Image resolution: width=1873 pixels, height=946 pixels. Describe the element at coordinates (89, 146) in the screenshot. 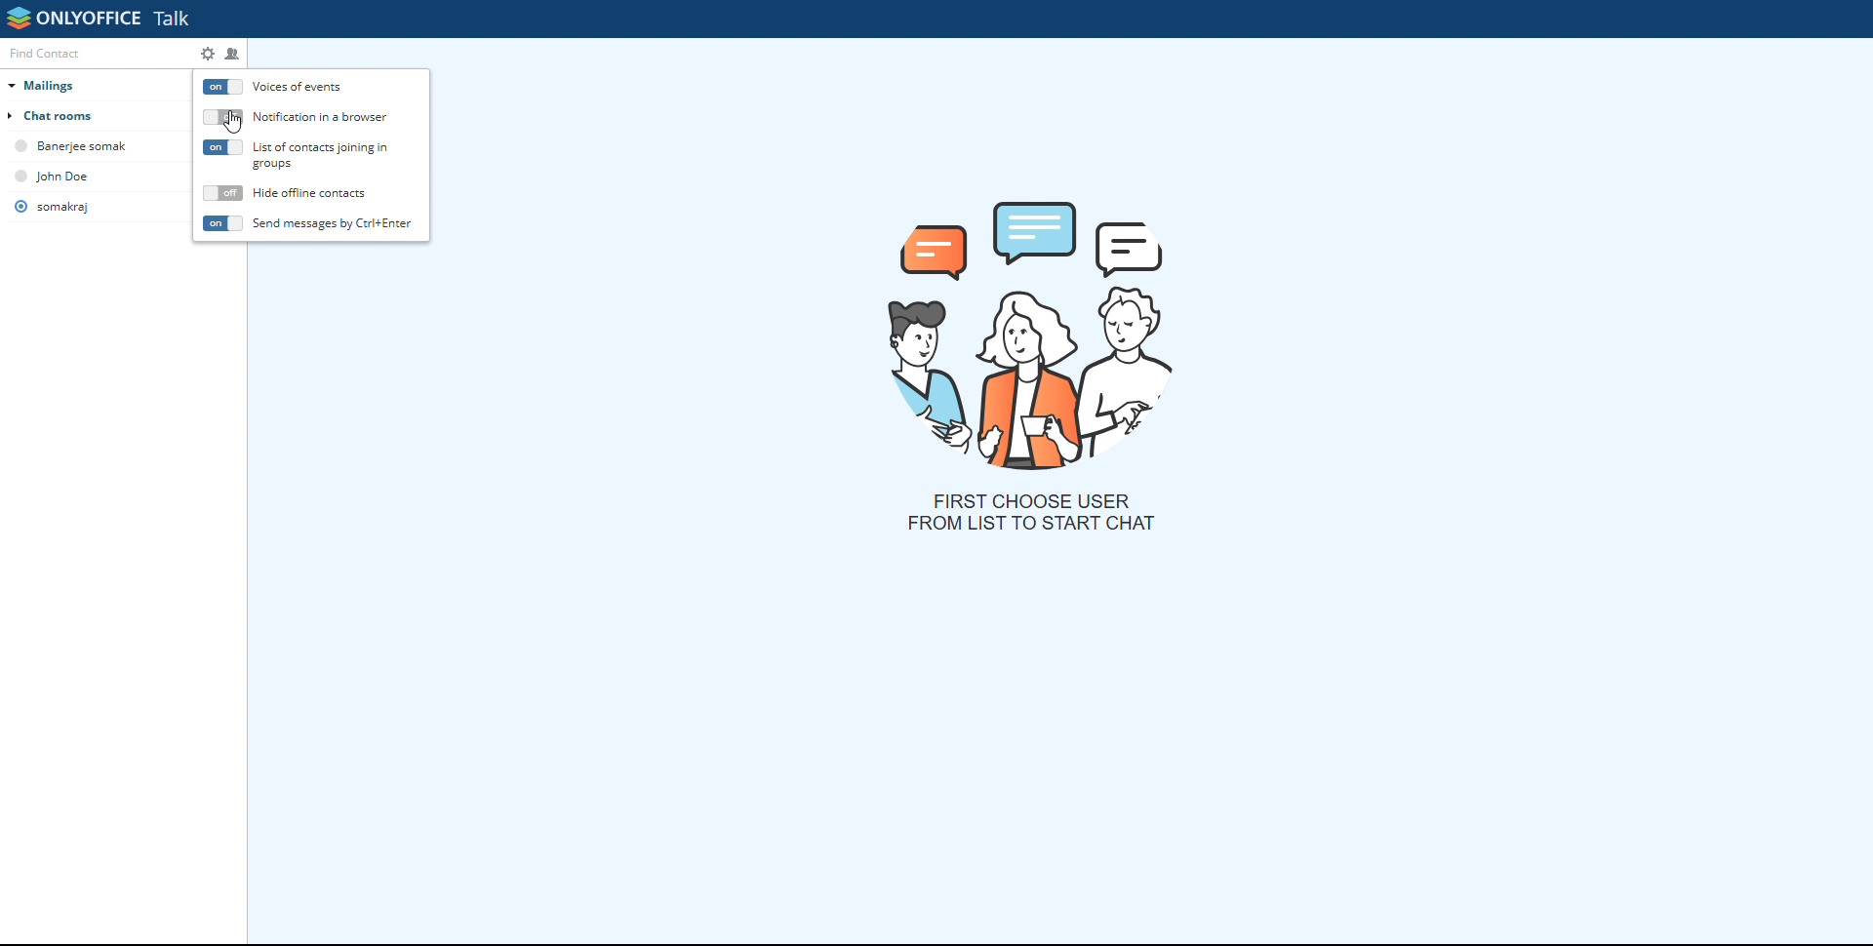

I see `banerjee somak` at that location.